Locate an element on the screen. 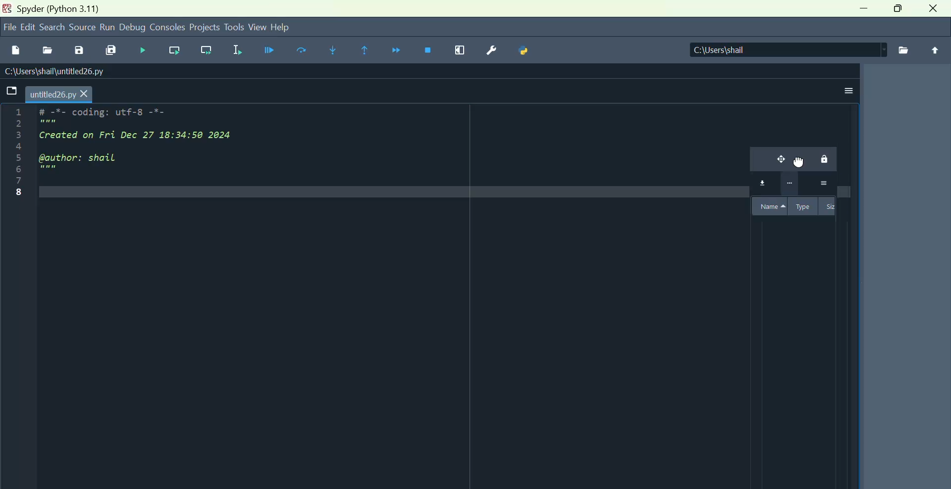 The width and height of the screenshot is (951, 489). Save as is located at coordinates (78, 50).